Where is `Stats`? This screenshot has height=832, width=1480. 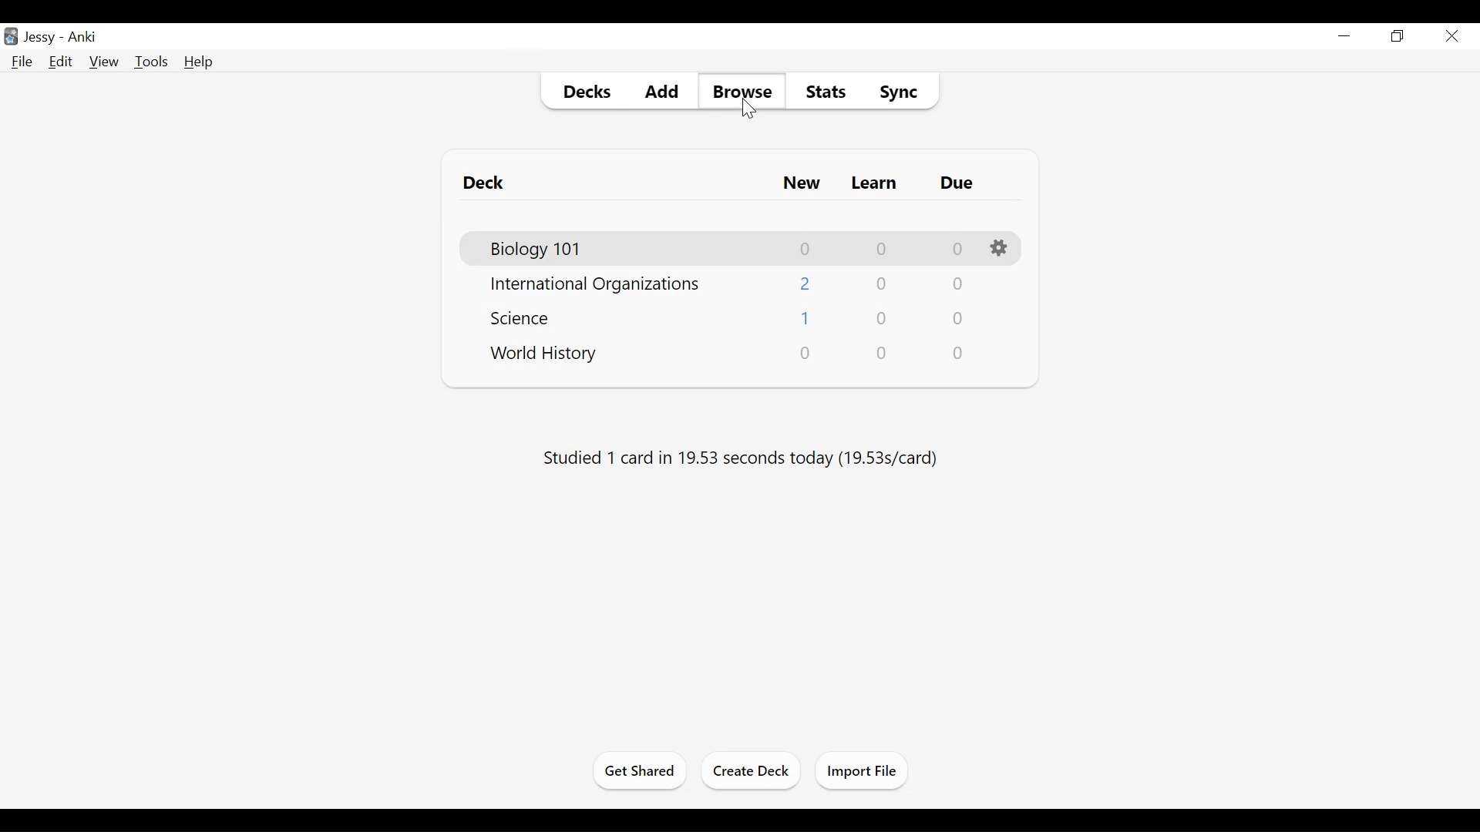
Stats is located at coordinates (825, 91).